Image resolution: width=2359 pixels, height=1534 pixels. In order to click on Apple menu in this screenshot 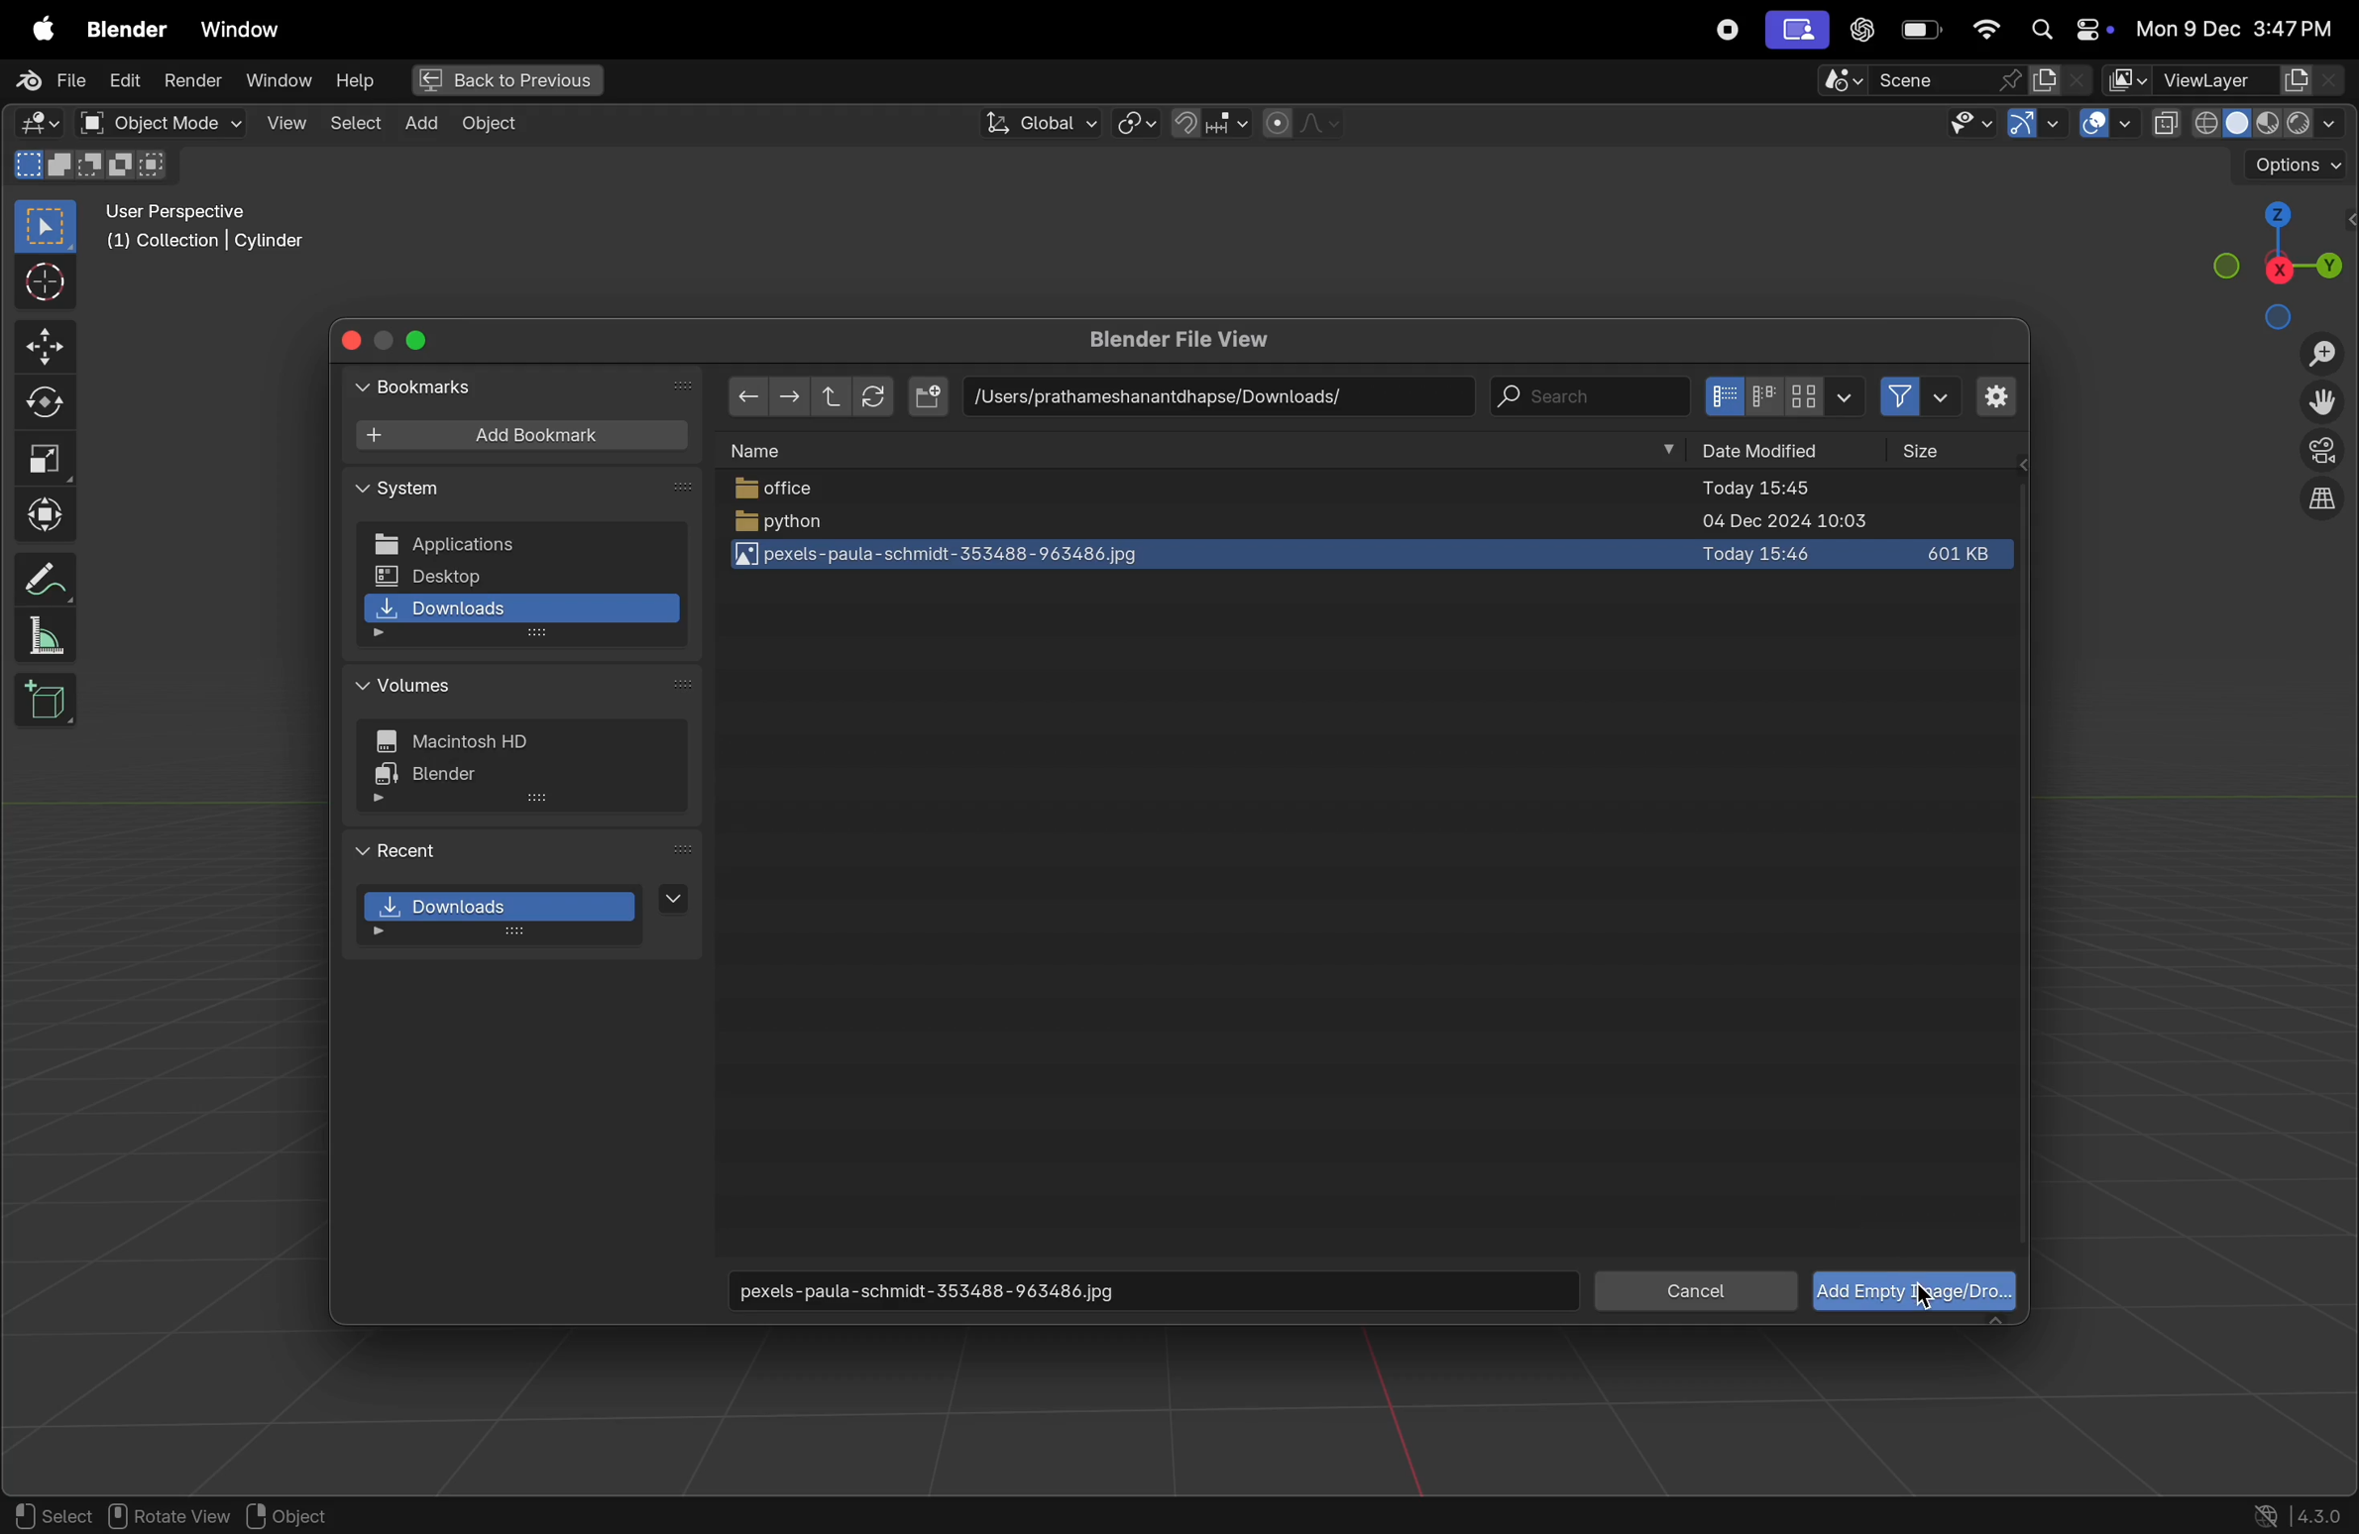, I will do `click(36, 25)`.